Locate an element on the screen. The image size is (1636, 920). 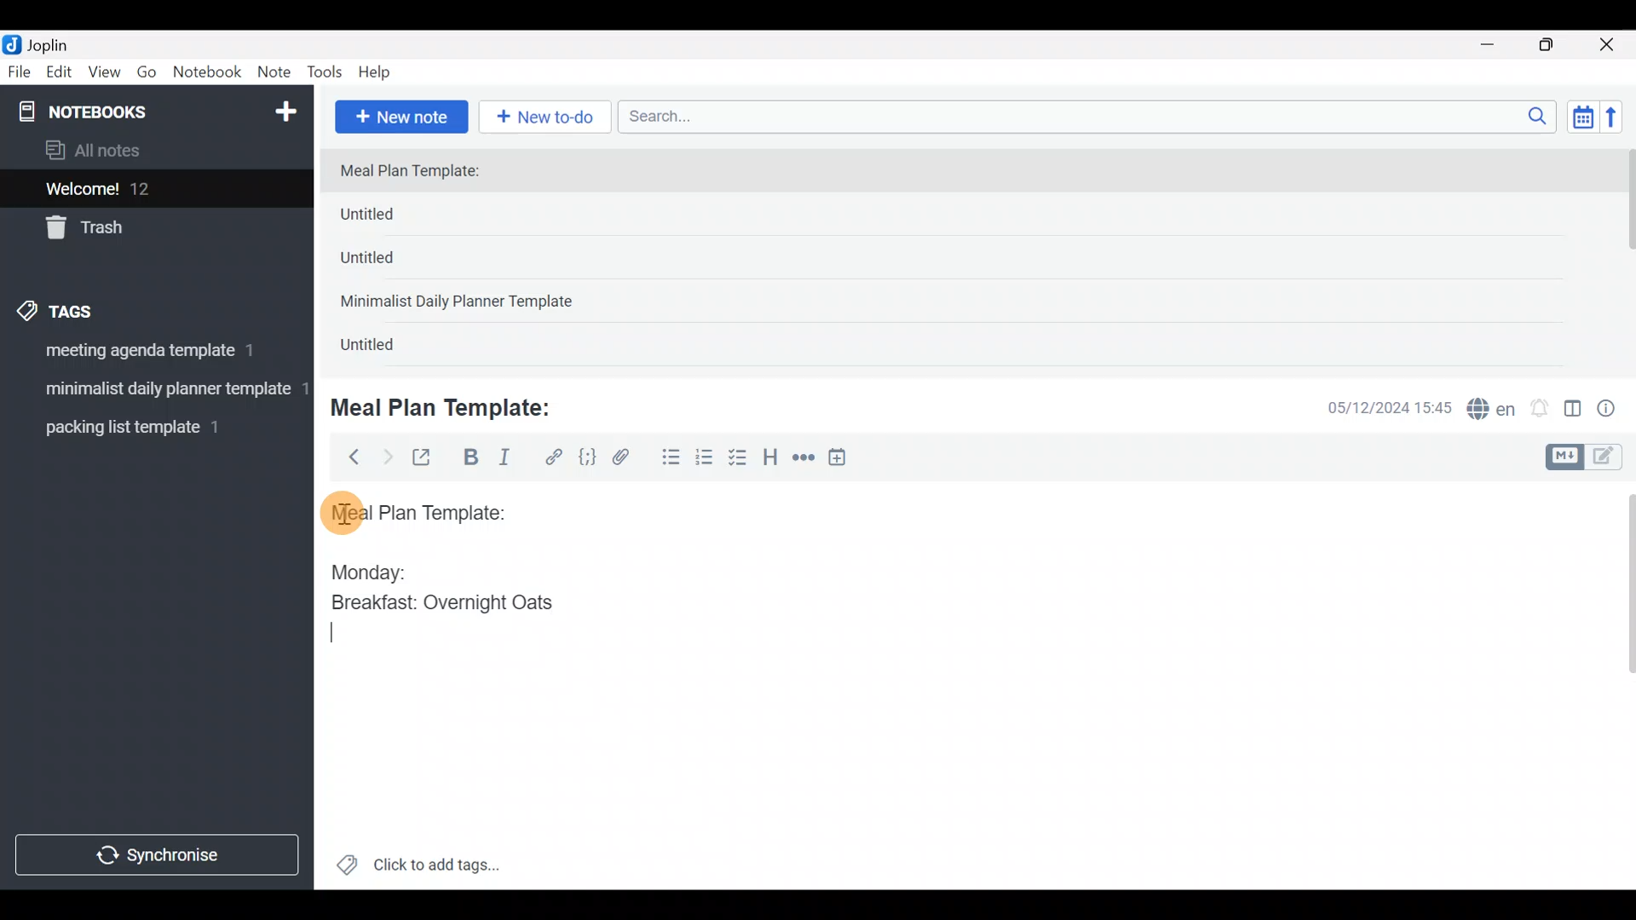
Horizontal rule is located at coordinates (804, 459).